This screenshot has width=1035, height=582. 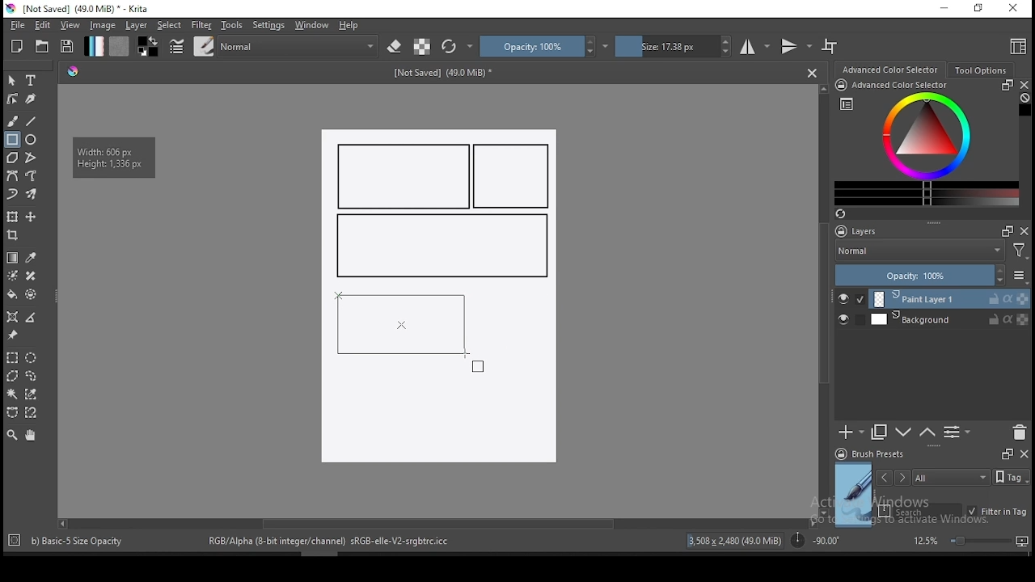 What do you see at coordinates (232, 25) in the screenshot?
I see `tools` at bounding box center [232, 25].